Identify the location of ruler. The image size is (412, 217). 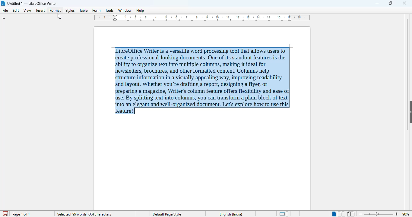
(202, 18).